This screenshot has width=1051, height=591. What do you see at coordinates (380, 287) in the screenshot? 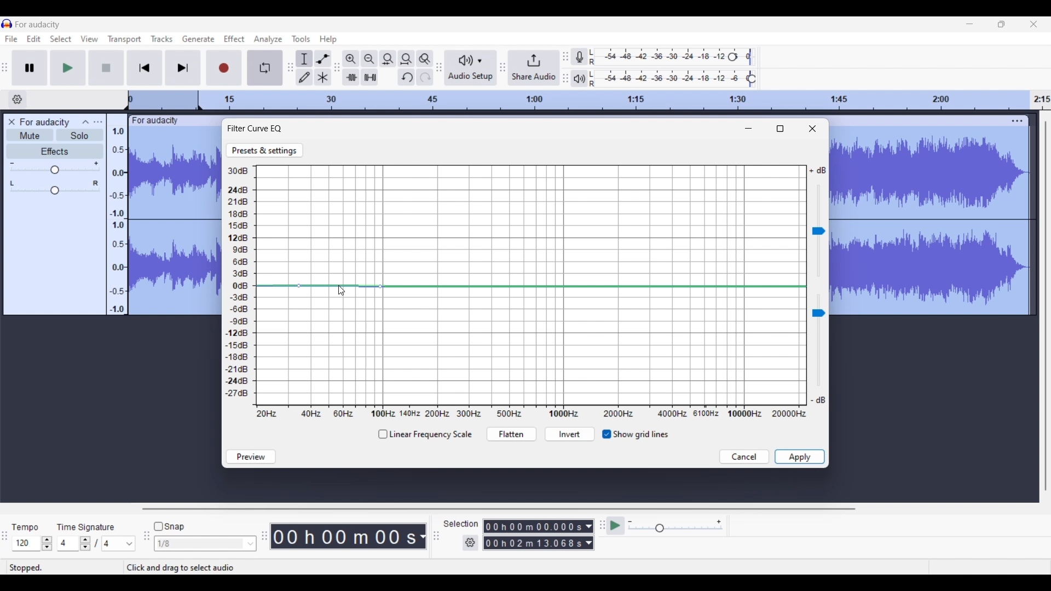
I see `Another point added to graph` at bounding box center [380, 287].